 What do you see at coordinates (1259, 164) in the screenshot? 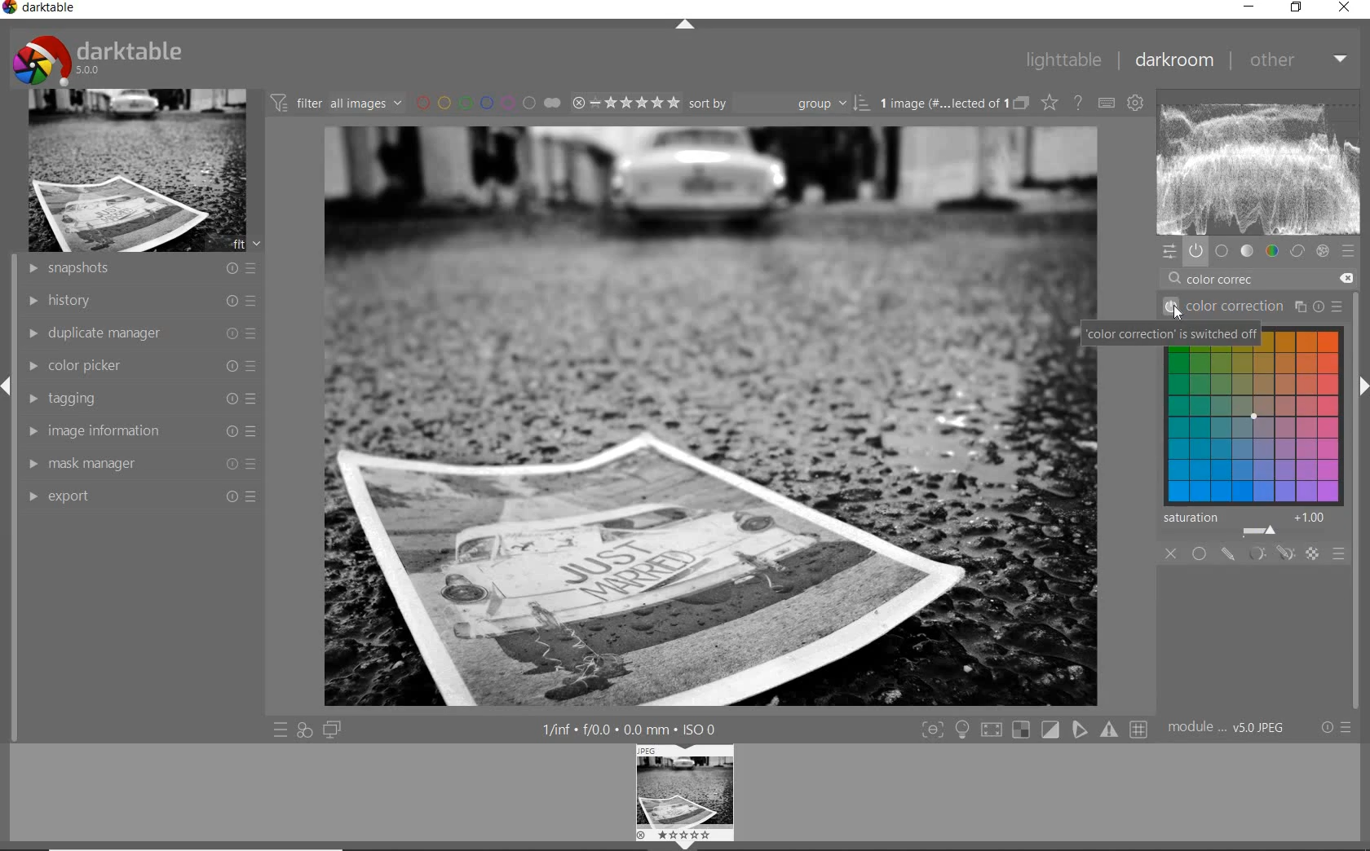
I see `wave form` at bounding box center [1259, 164].